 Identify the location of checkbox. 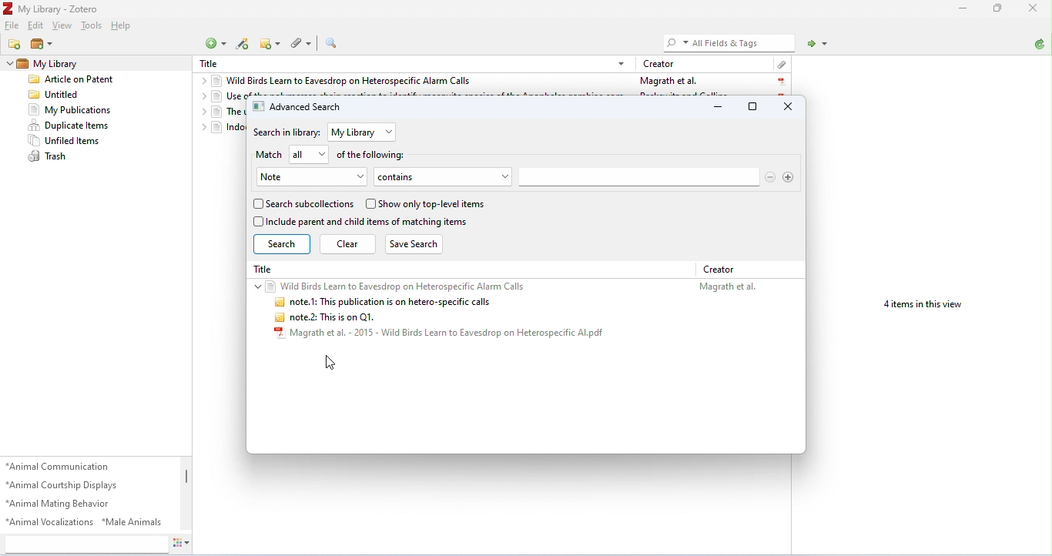
(370, 203).